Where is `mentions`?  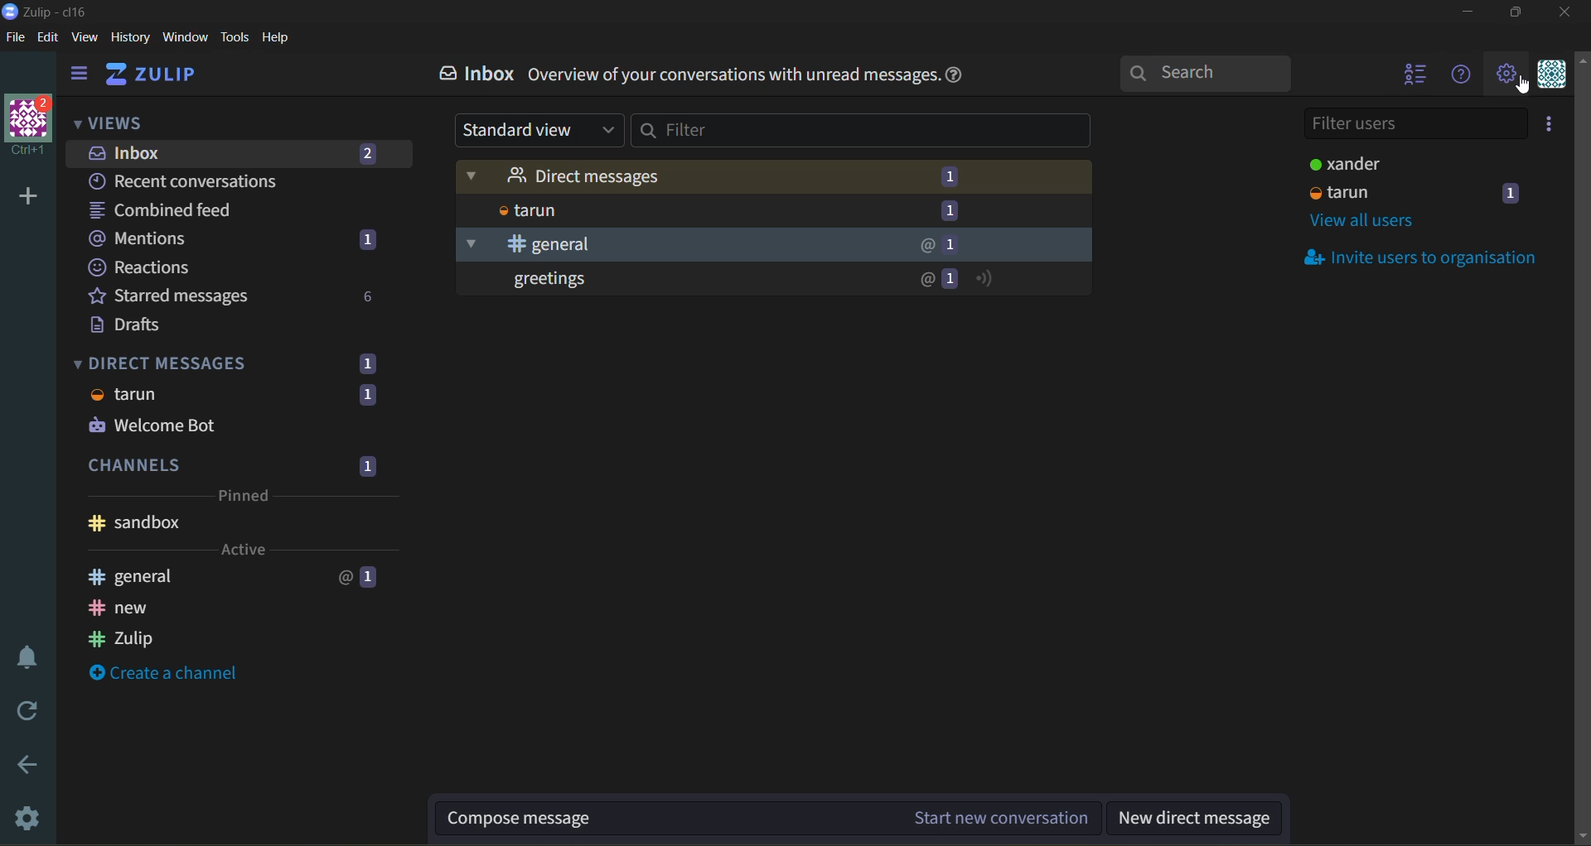 mentions is located at coordinates (239, 238).